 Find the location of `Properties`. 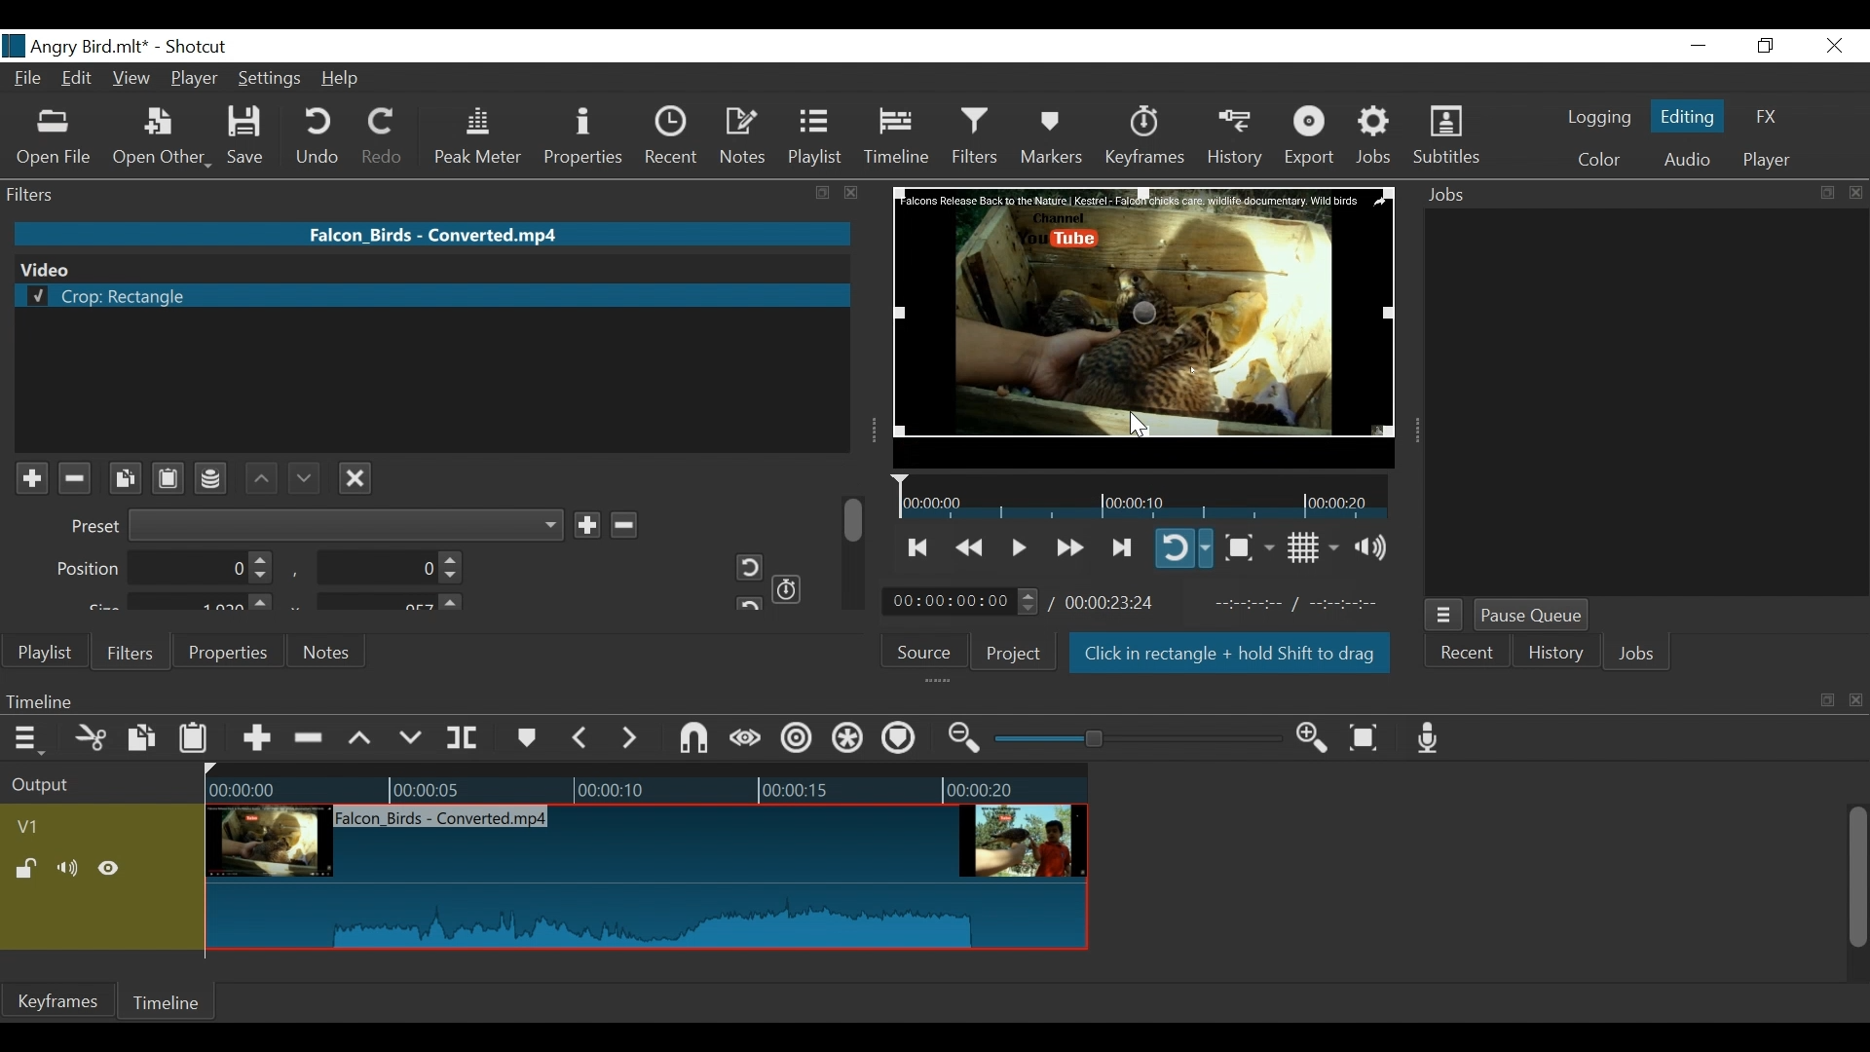

Properties is located at coordinates (225, 651).